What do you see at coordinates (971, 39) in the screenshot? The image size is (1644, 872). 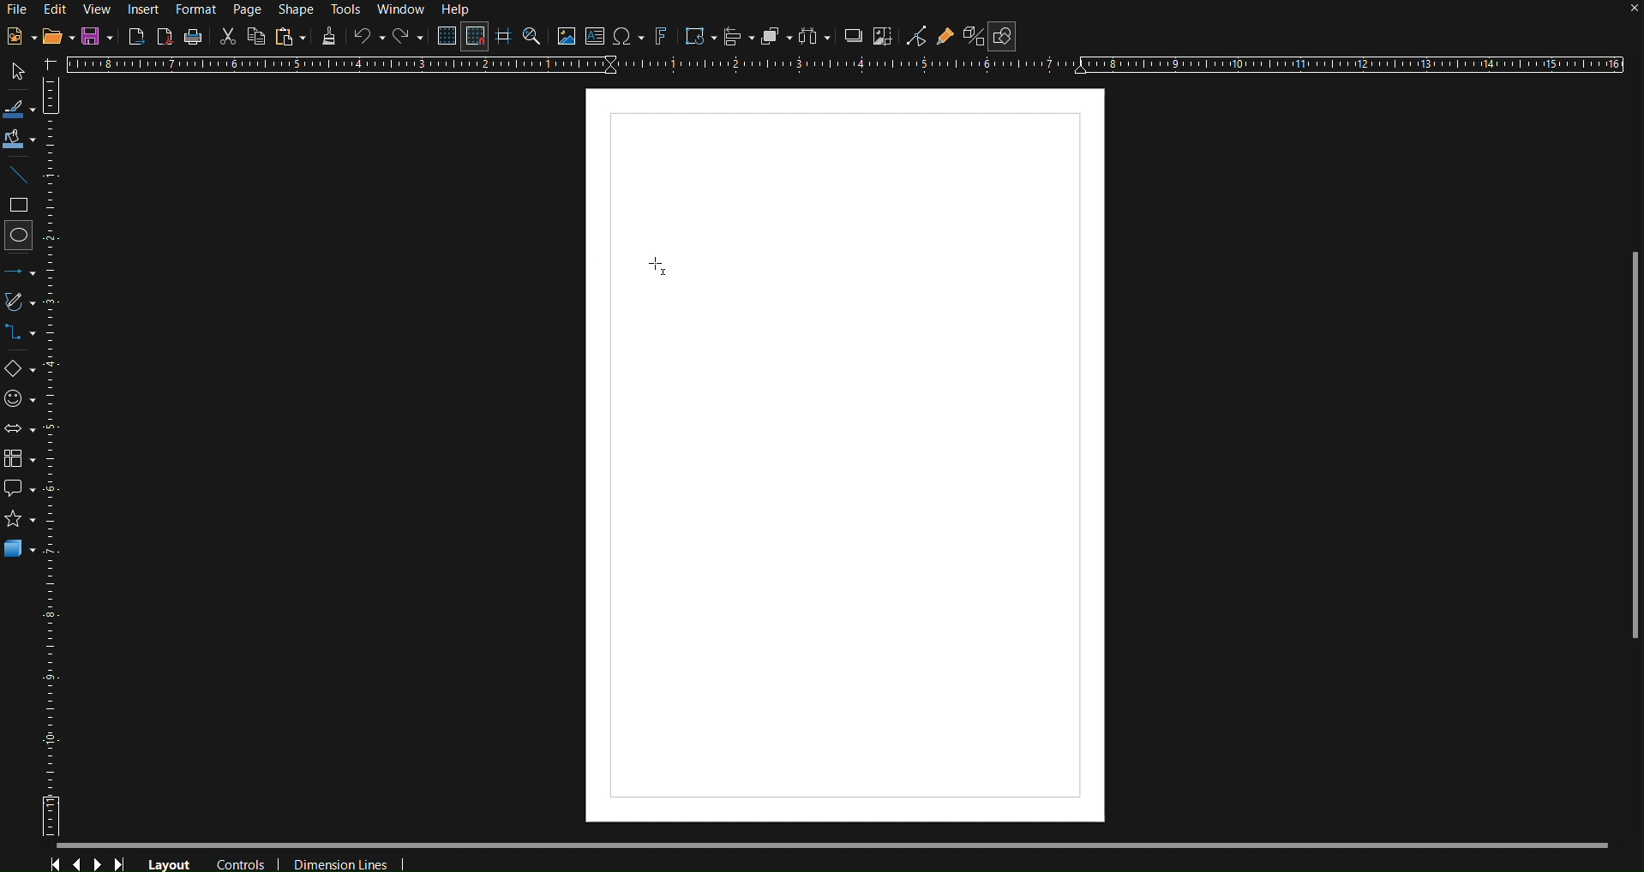 I see `Toggle Extrusion` at bounding box center [971, 39].